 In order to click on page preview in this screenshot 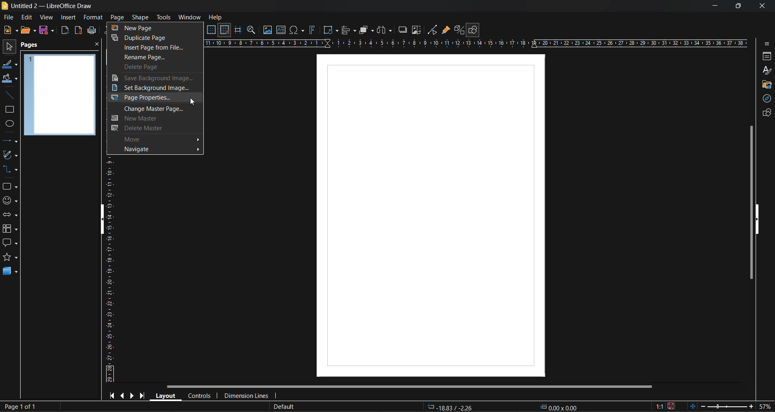, I will do `click(60, 96)`.